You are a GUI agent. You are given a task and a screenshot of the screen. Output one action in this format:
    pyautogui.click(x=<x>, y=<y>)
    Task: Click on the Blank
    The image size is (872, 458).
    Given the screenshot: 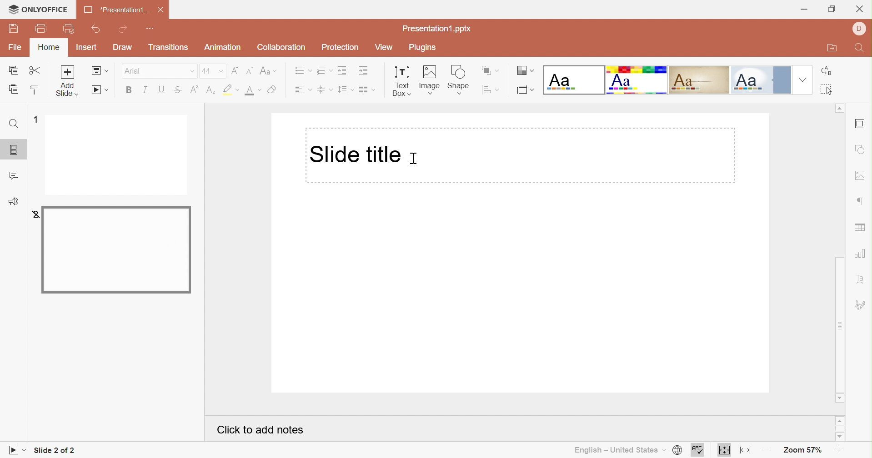 What is the action you would take?
    pyautogui.click(x=573, y=80)
    